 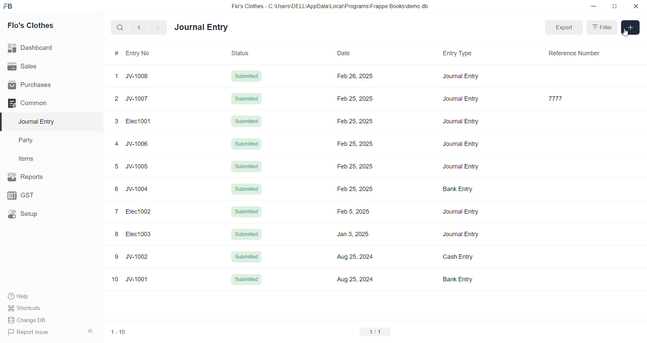 What do you see at coordinates (246, 121) in the screenshot?
I see `Submitted` at bounding box center [246, 121].